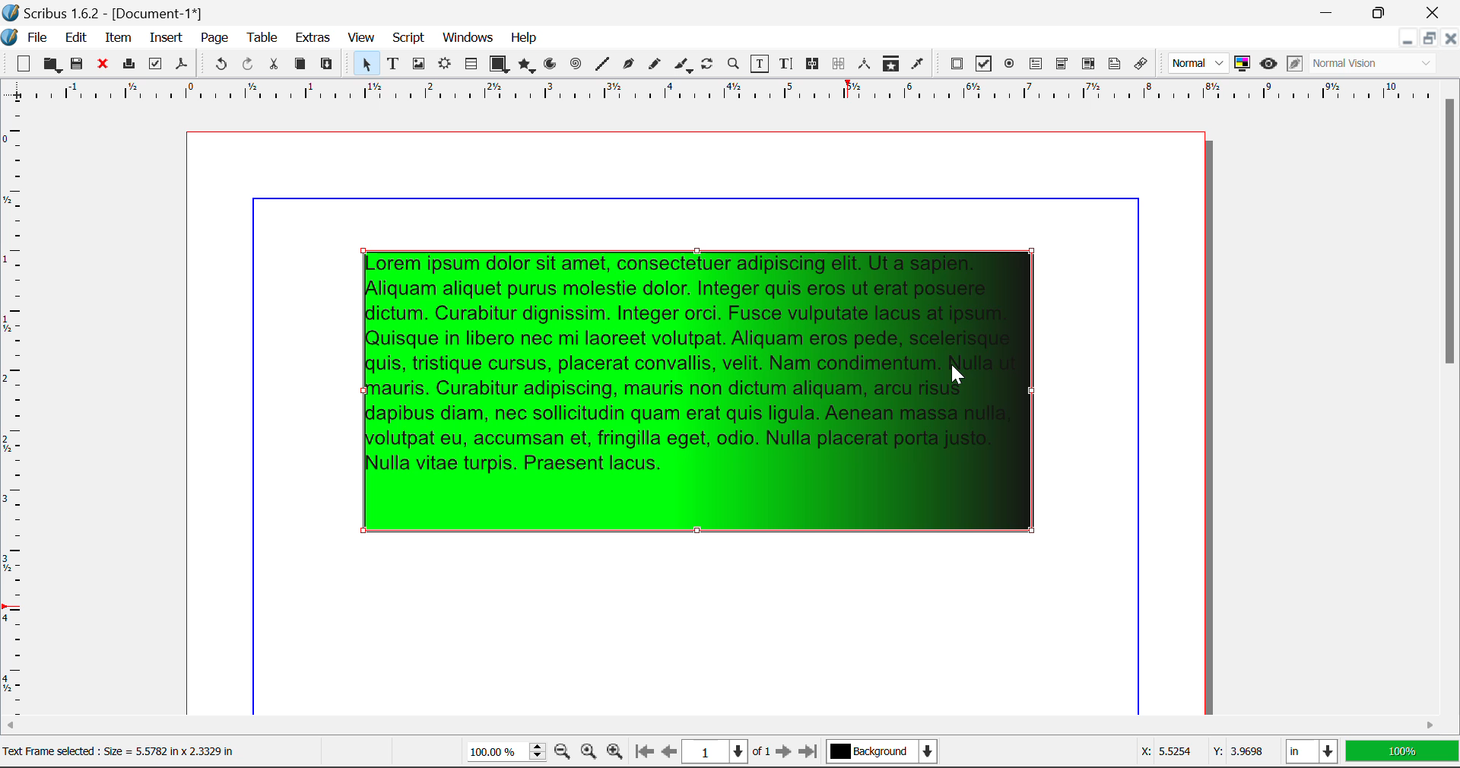 The image size is (1460, 768). Describe the element at coordinates (789, 64) in the screenshot. I see `Edit Text with Story Editor` at that location.